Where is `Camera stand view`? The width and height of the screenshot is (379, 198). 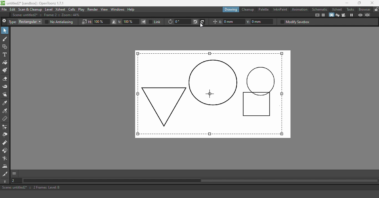 Camera stand view is located at coordinates (331, 15).